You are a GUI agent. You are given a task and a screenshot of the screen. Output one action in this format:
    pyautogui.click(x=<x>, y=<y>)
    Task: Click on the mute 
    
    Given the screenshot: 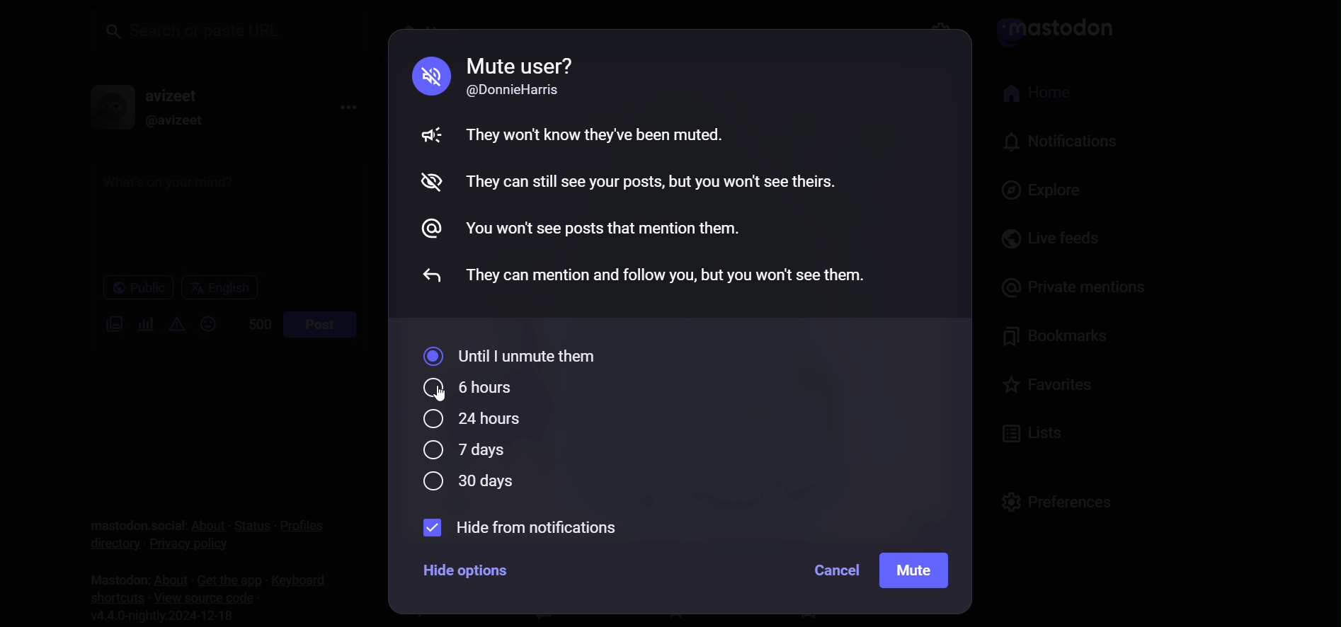 What is the action you would take?
    pyautogui.click(x=917, y=572)
    